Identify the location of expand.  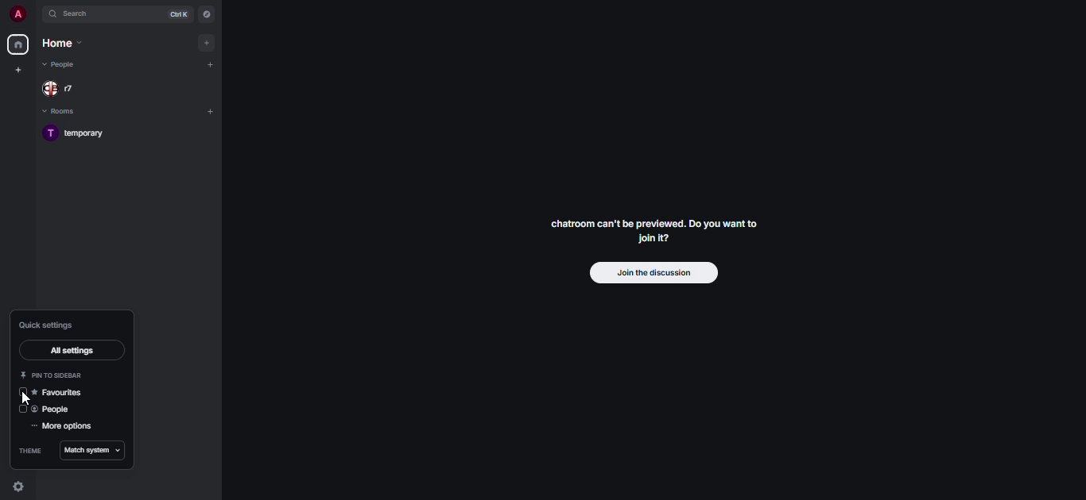
(36, 14).